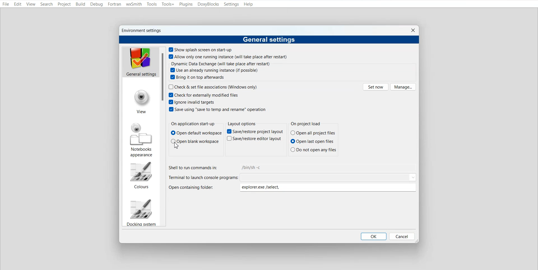  Describe the element at coordinates (80, 4) in the screenshot. I see `Build` at that location.